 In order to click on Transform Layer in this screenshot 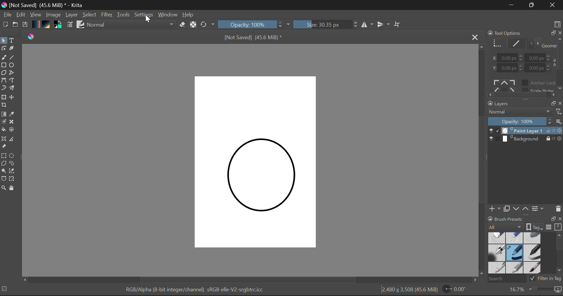, I will do `click(4, 97)`.